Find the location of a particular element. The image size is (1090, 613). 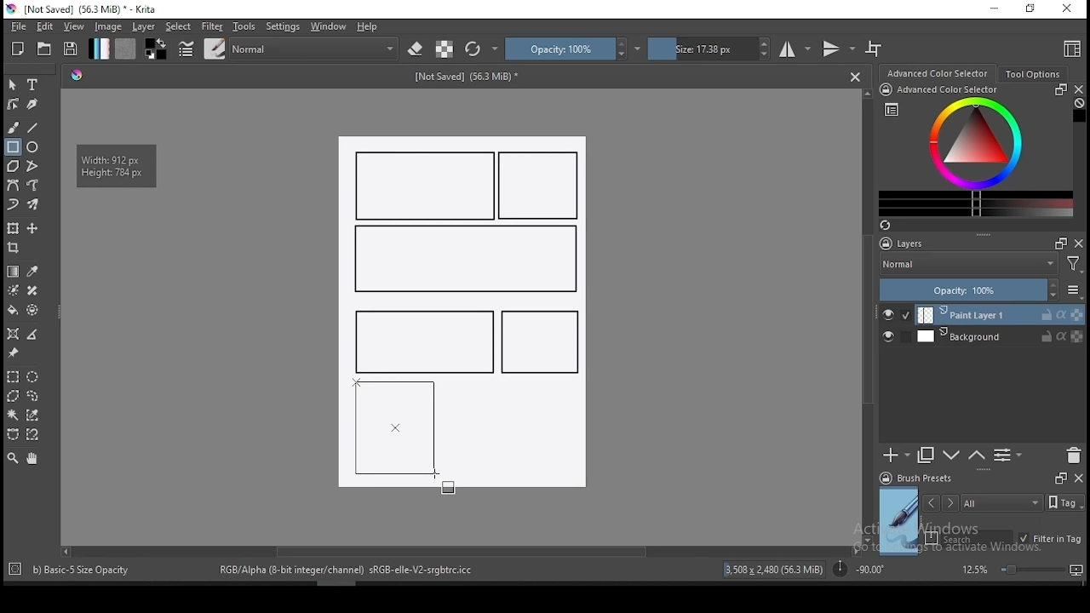

calligraphy is located at coordinates (33, 103).